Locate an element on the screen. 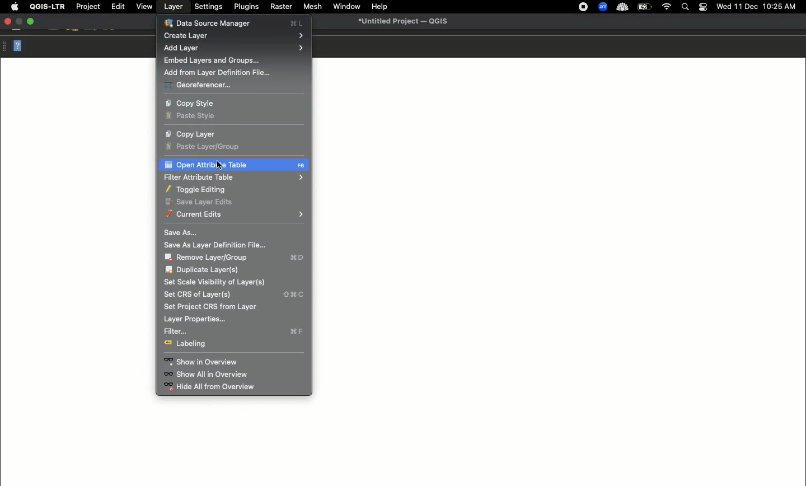 The height and width of the screenshot is (486, 806). Paste layer group is located at coordinates (207, 146).